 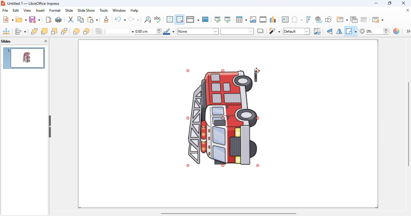 I want to click on vertical scroll bar, so click(x=408, y=124).